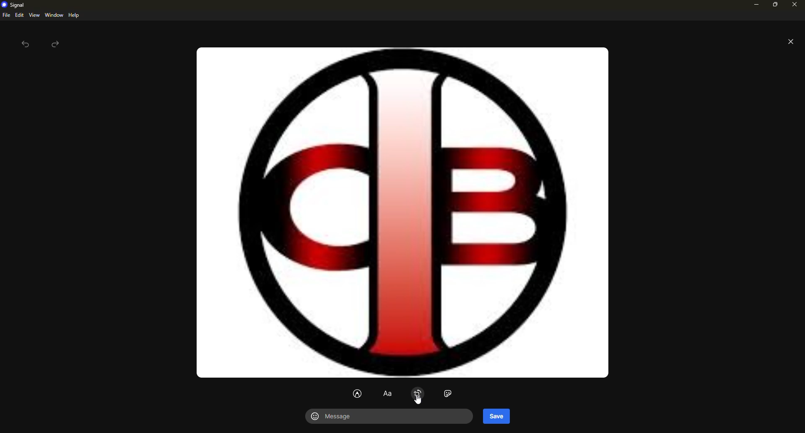 The height and width of the screenshot is (433, 805). I want to click on window, so click(54, 15).